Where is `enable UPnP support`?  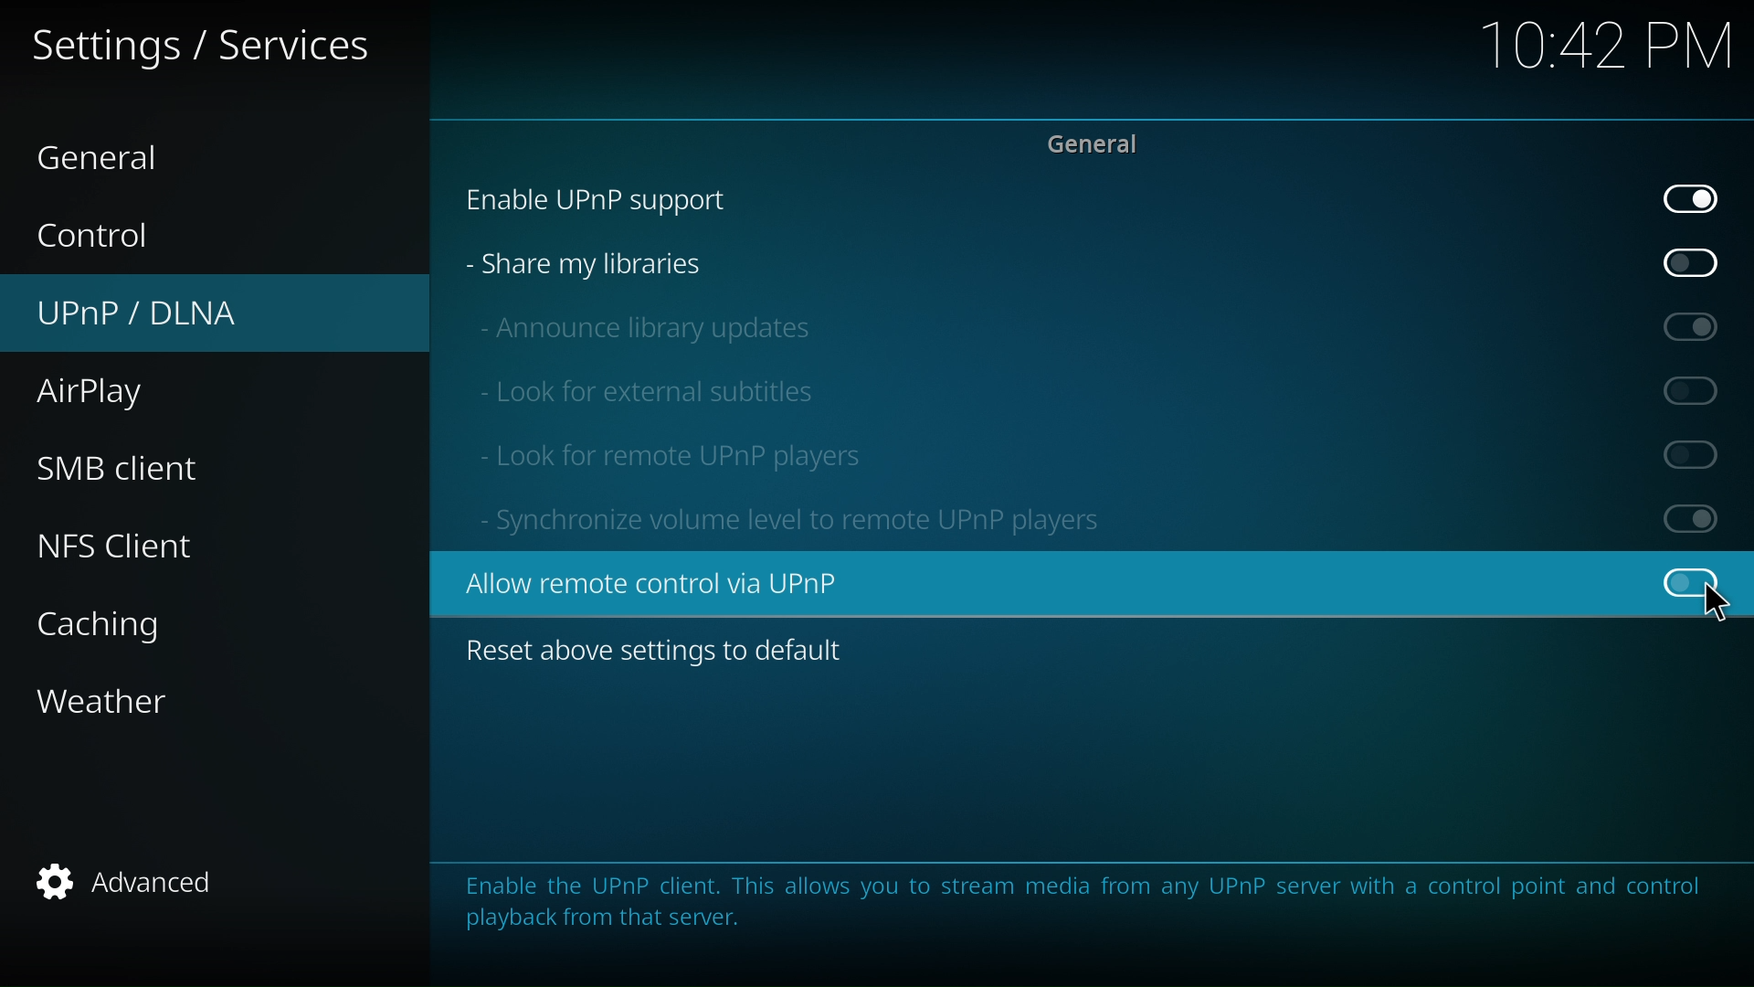 enable UPnP support is located at coordinates (1087, 199).